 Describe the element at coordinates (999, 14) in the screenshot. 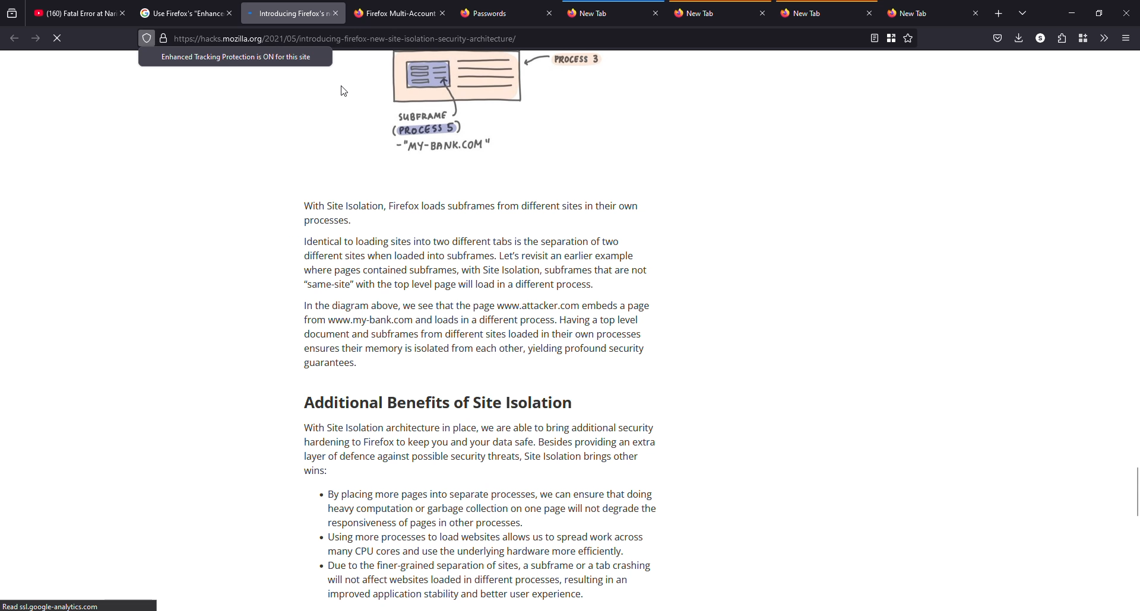

I see `add` at that location.